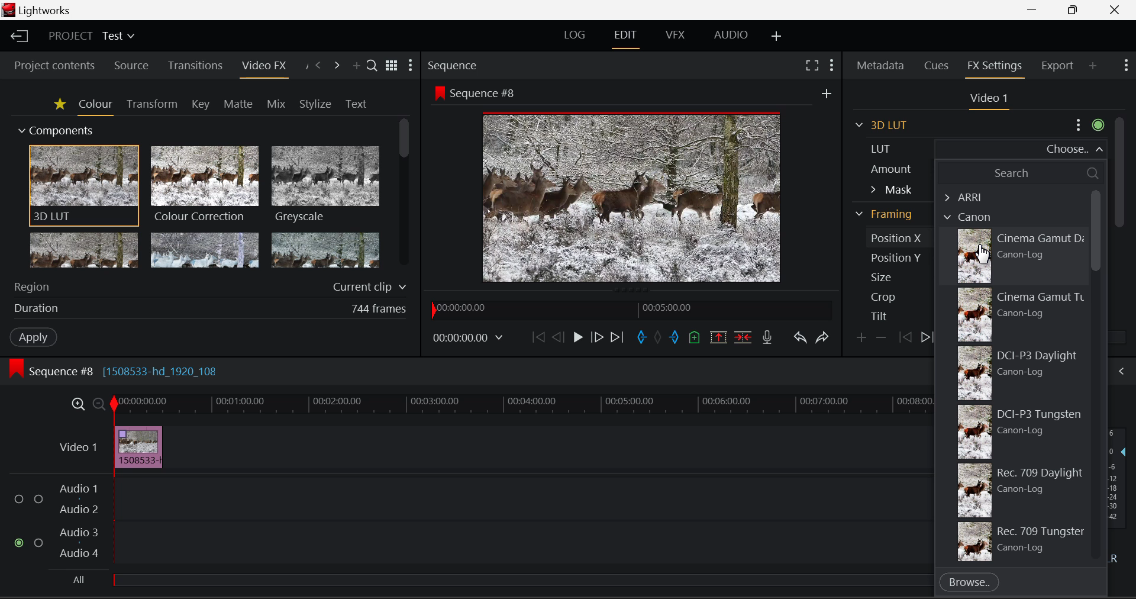 This screenshot has height=599, width=1136. Describe the element at coordinates (1012, 374) in the screenshot. I see `DCI-P3 Daylight` at that location.